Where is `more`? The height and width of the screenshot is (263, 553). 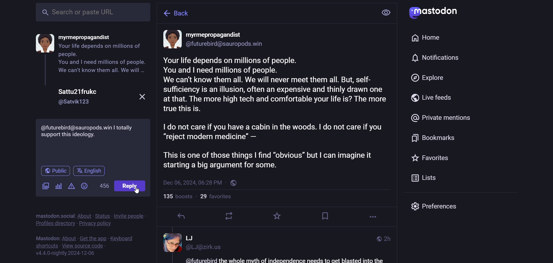
more is located at coordinates (372, 217).